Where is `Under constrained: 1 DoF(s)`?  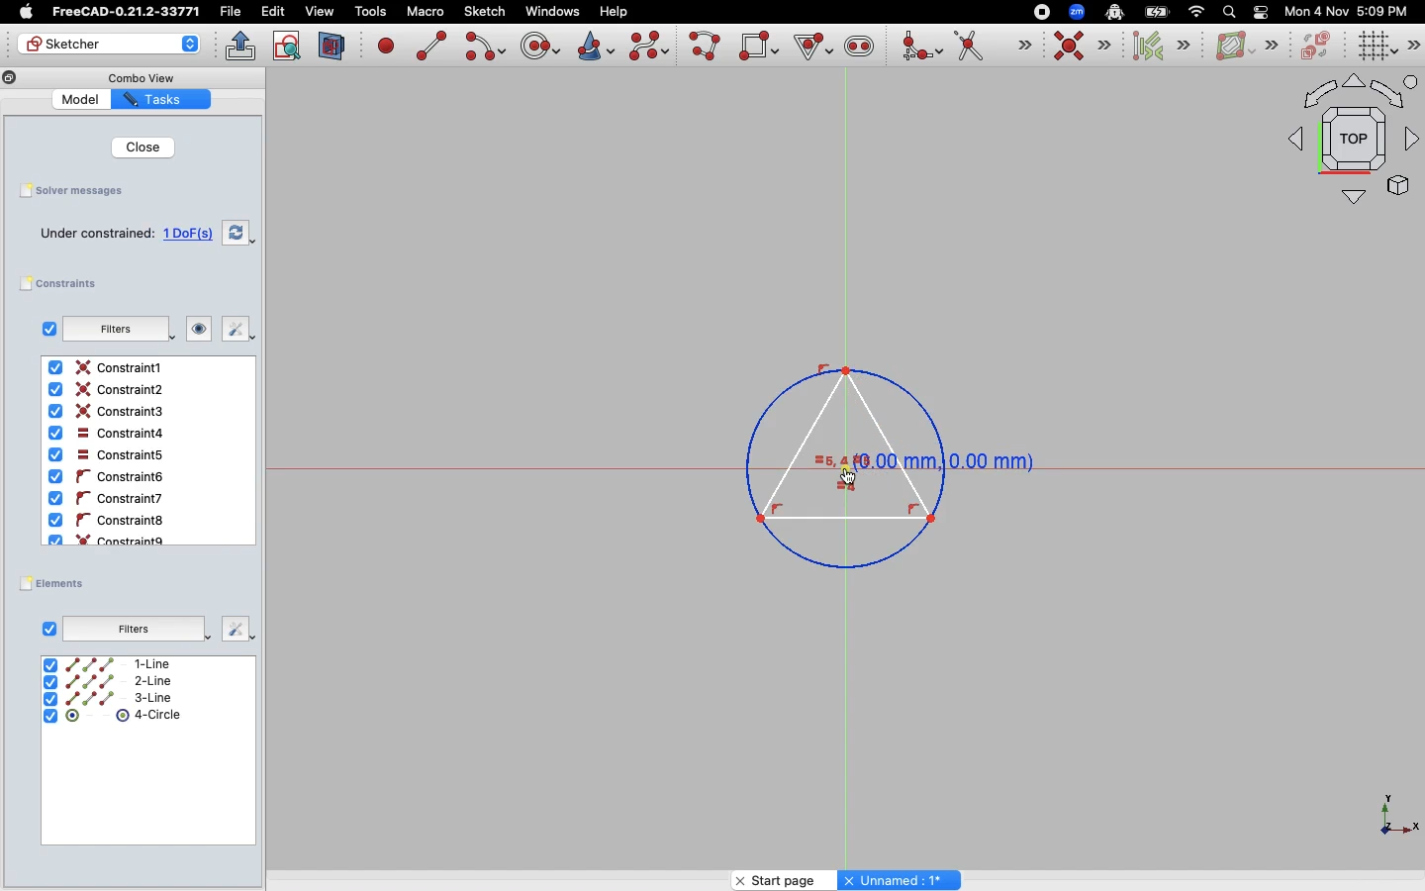 Under constrained: 1 DoF(s) is located at coordinates (113, 236).